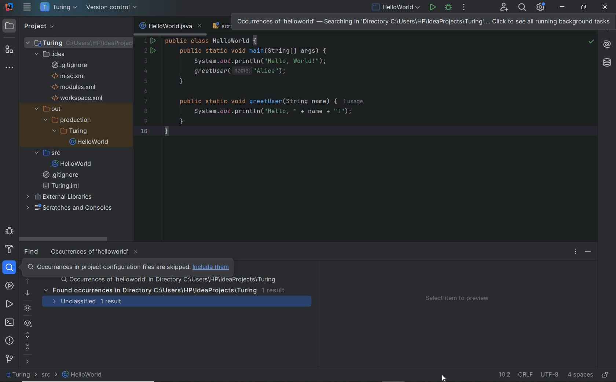  I want to click on structure, so click(10, 50).